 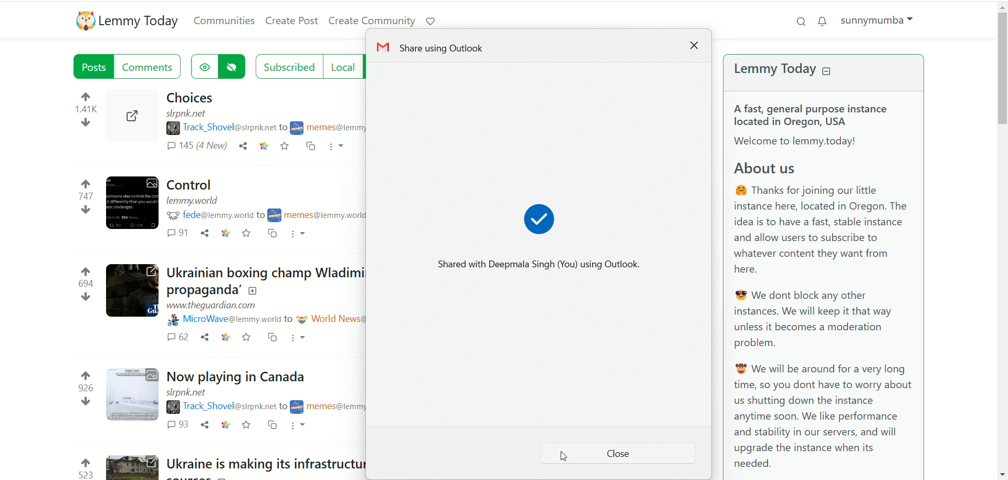 I want to click on username, so click(x=217, y=128).